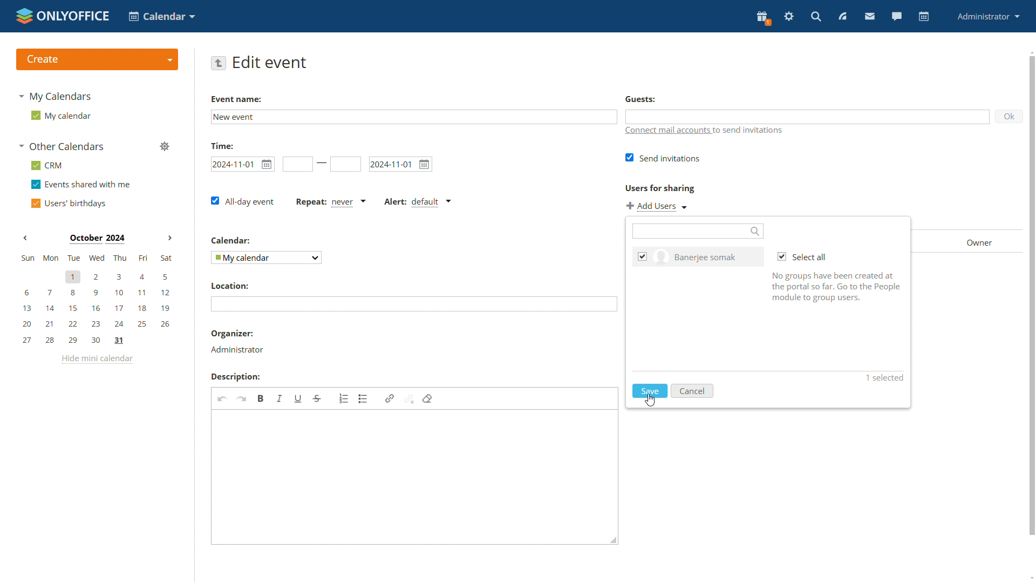  I want to click on end date, so click(346, 164).